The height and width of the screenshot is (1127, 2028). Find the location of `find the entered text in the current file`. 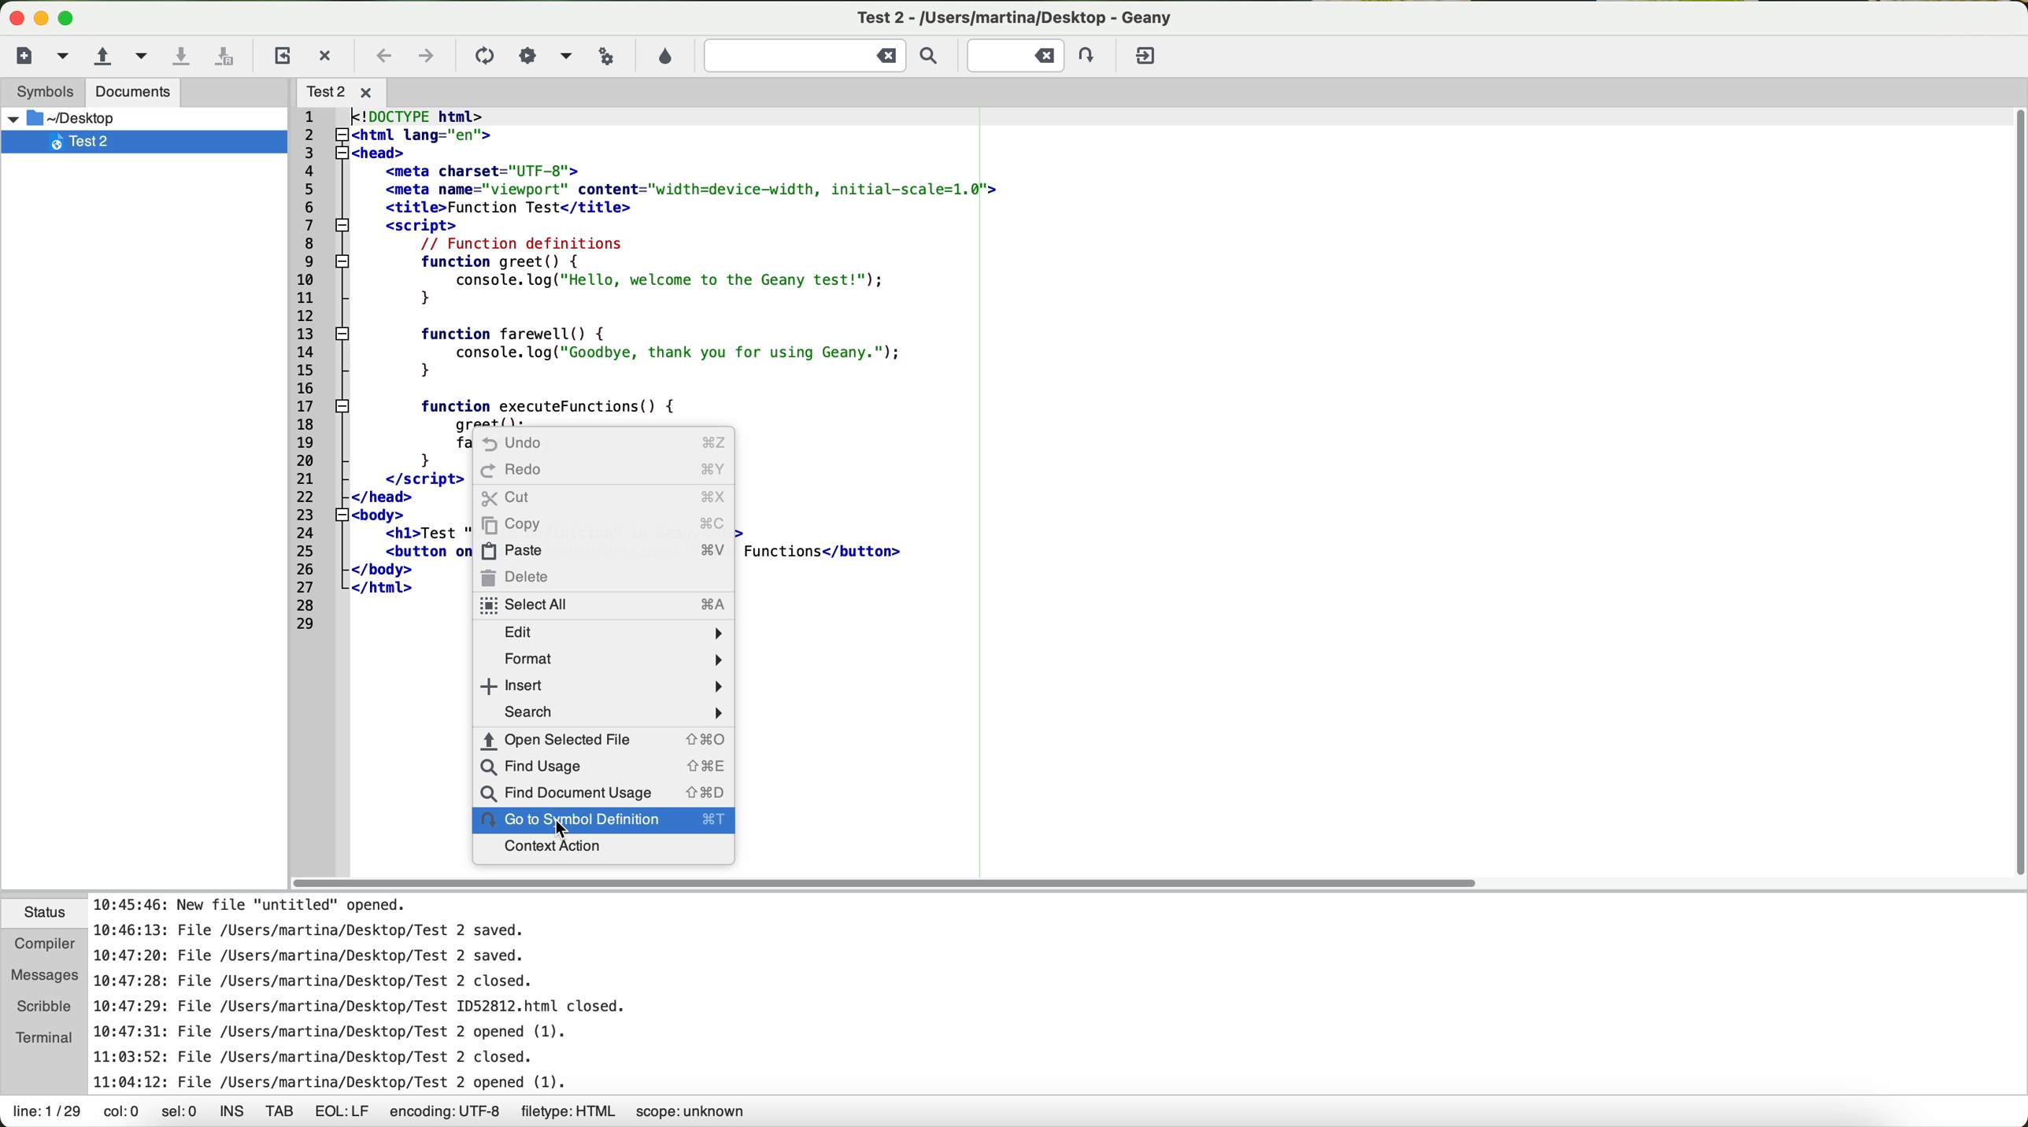

find the entered text in the current file is located at coordinates (827, 55).